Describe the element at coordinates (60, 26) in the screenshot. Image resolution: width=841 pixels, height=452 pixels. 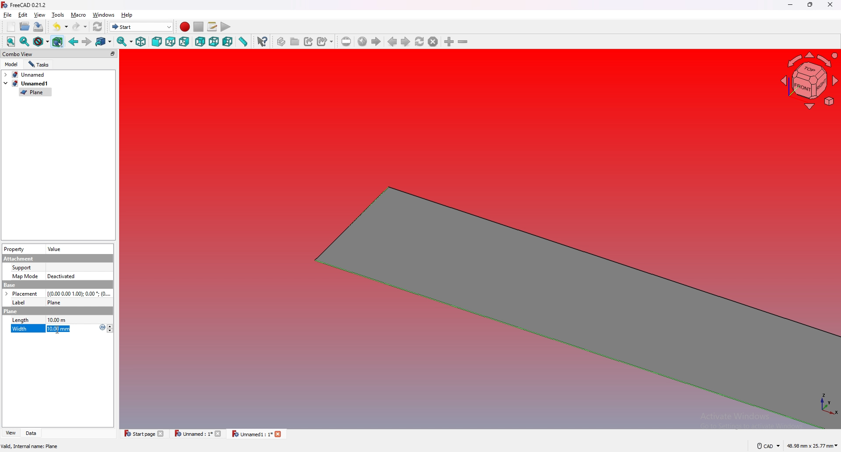
I see `undo` at that location.